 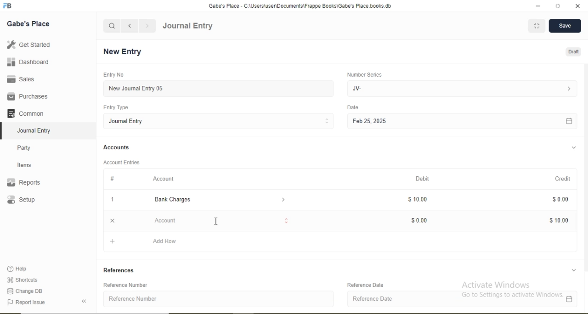 What do you see at coordinates (342, 242) in the screenshot?
I see `+ Add Row` at bounding box center [342, 242].